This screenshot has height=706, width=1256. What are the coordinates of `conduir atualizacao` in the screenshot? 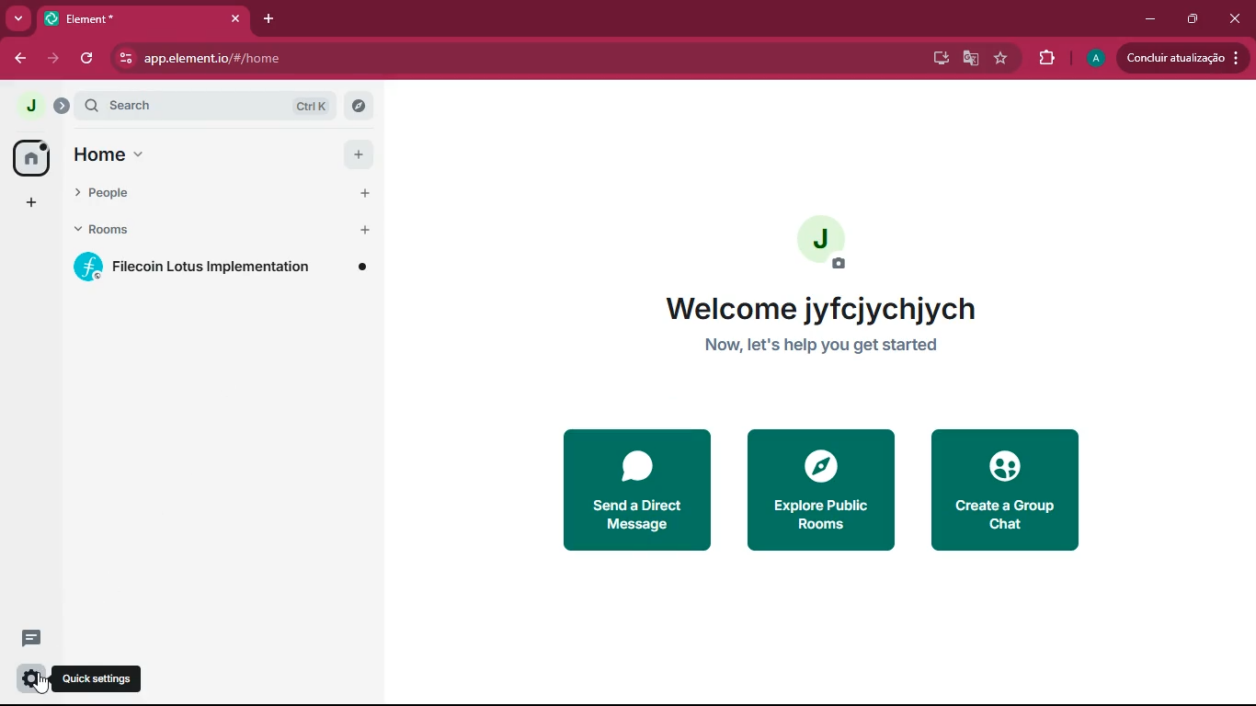 It's located at (1183, 57).